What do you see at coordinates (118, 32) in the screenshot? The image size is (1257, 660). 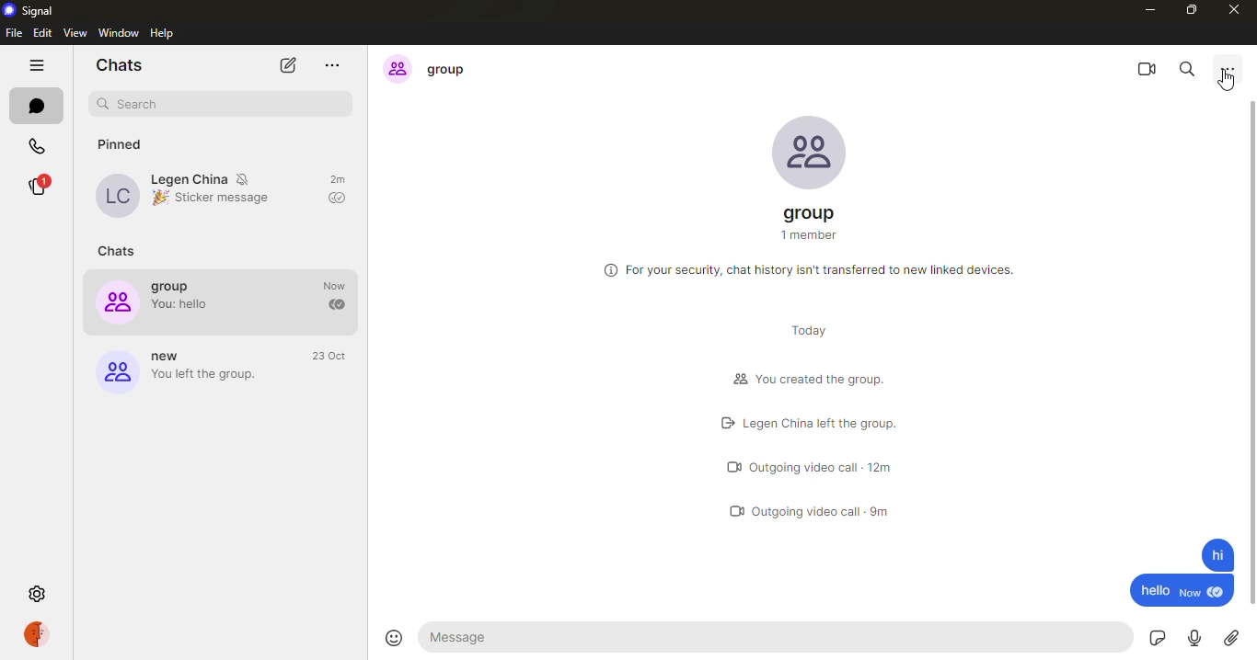 I see `window` at bounding box center [118, 32].